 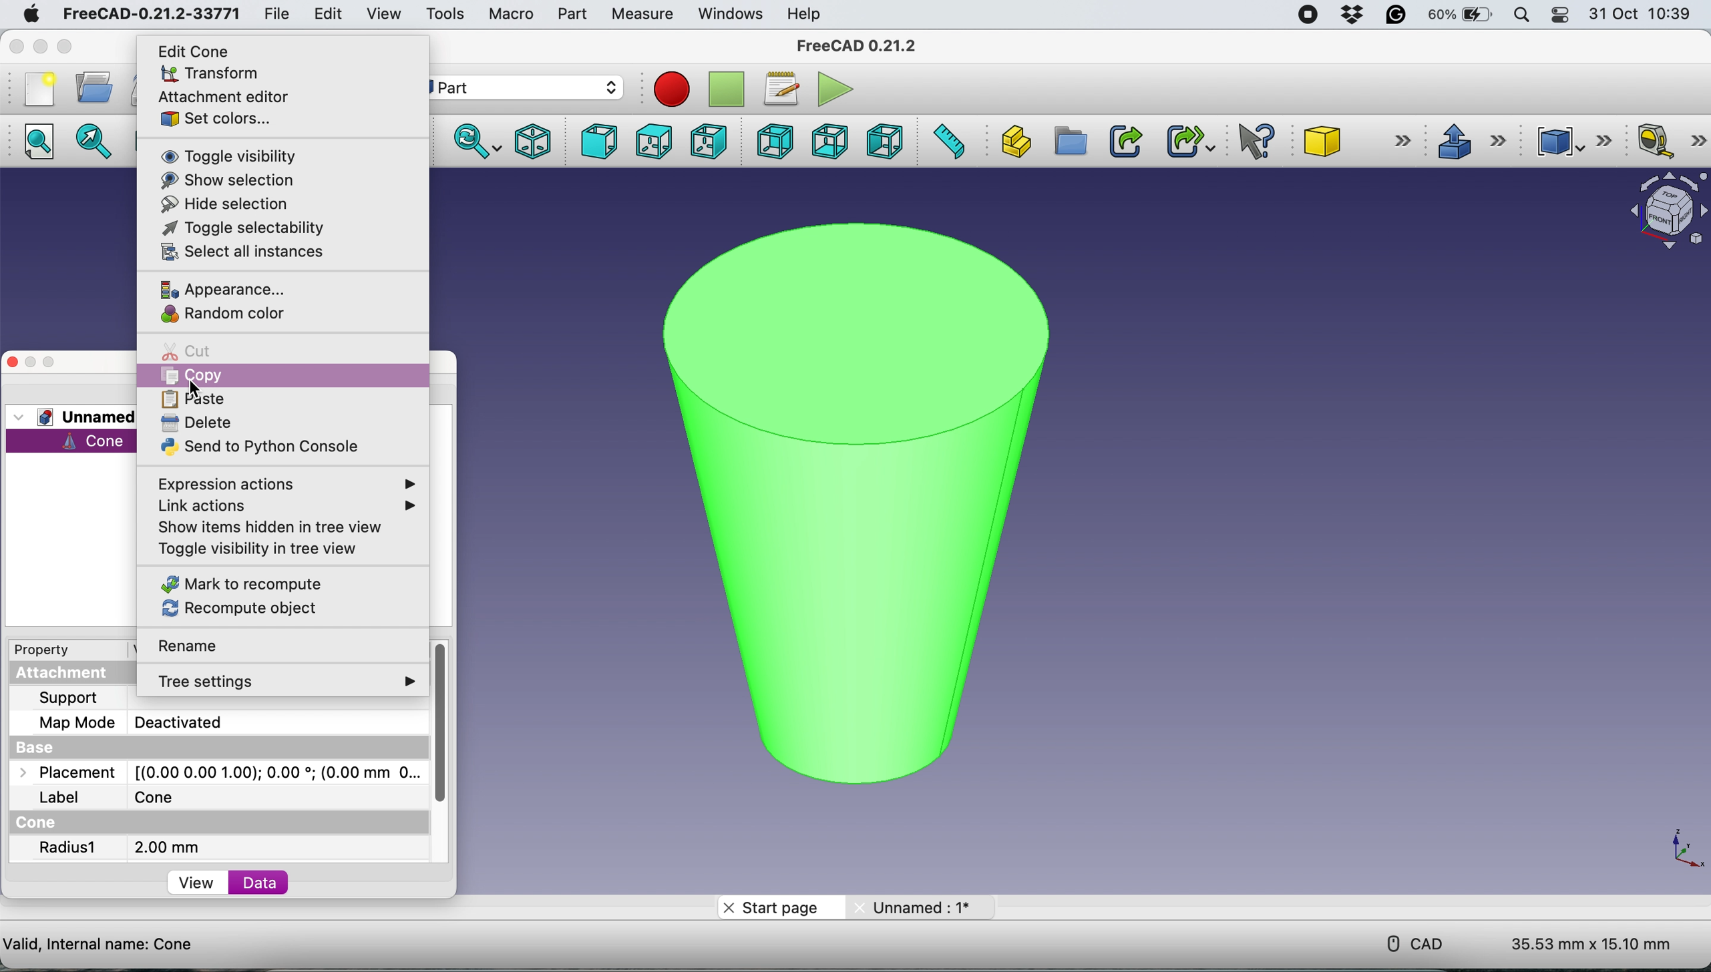 What do you see at coordinates (1460, 16) in the screenshot?
I see `60%` at bounding box center [1460, 16].